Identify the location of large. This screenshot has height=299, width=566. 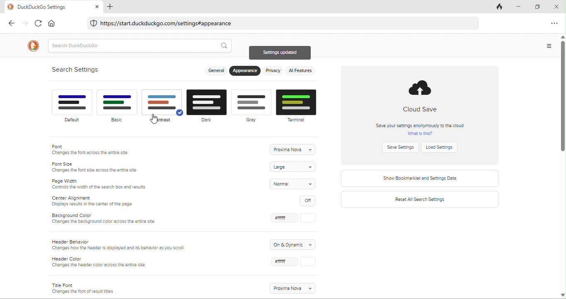
(294, 167).